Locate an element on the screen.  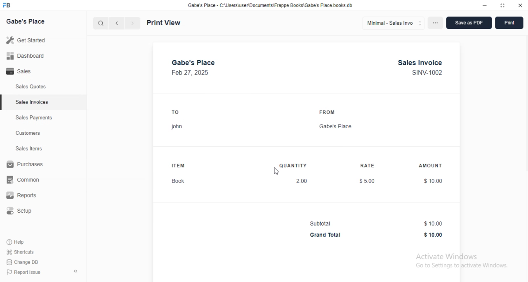
setup is located at coordinates (19, 211).